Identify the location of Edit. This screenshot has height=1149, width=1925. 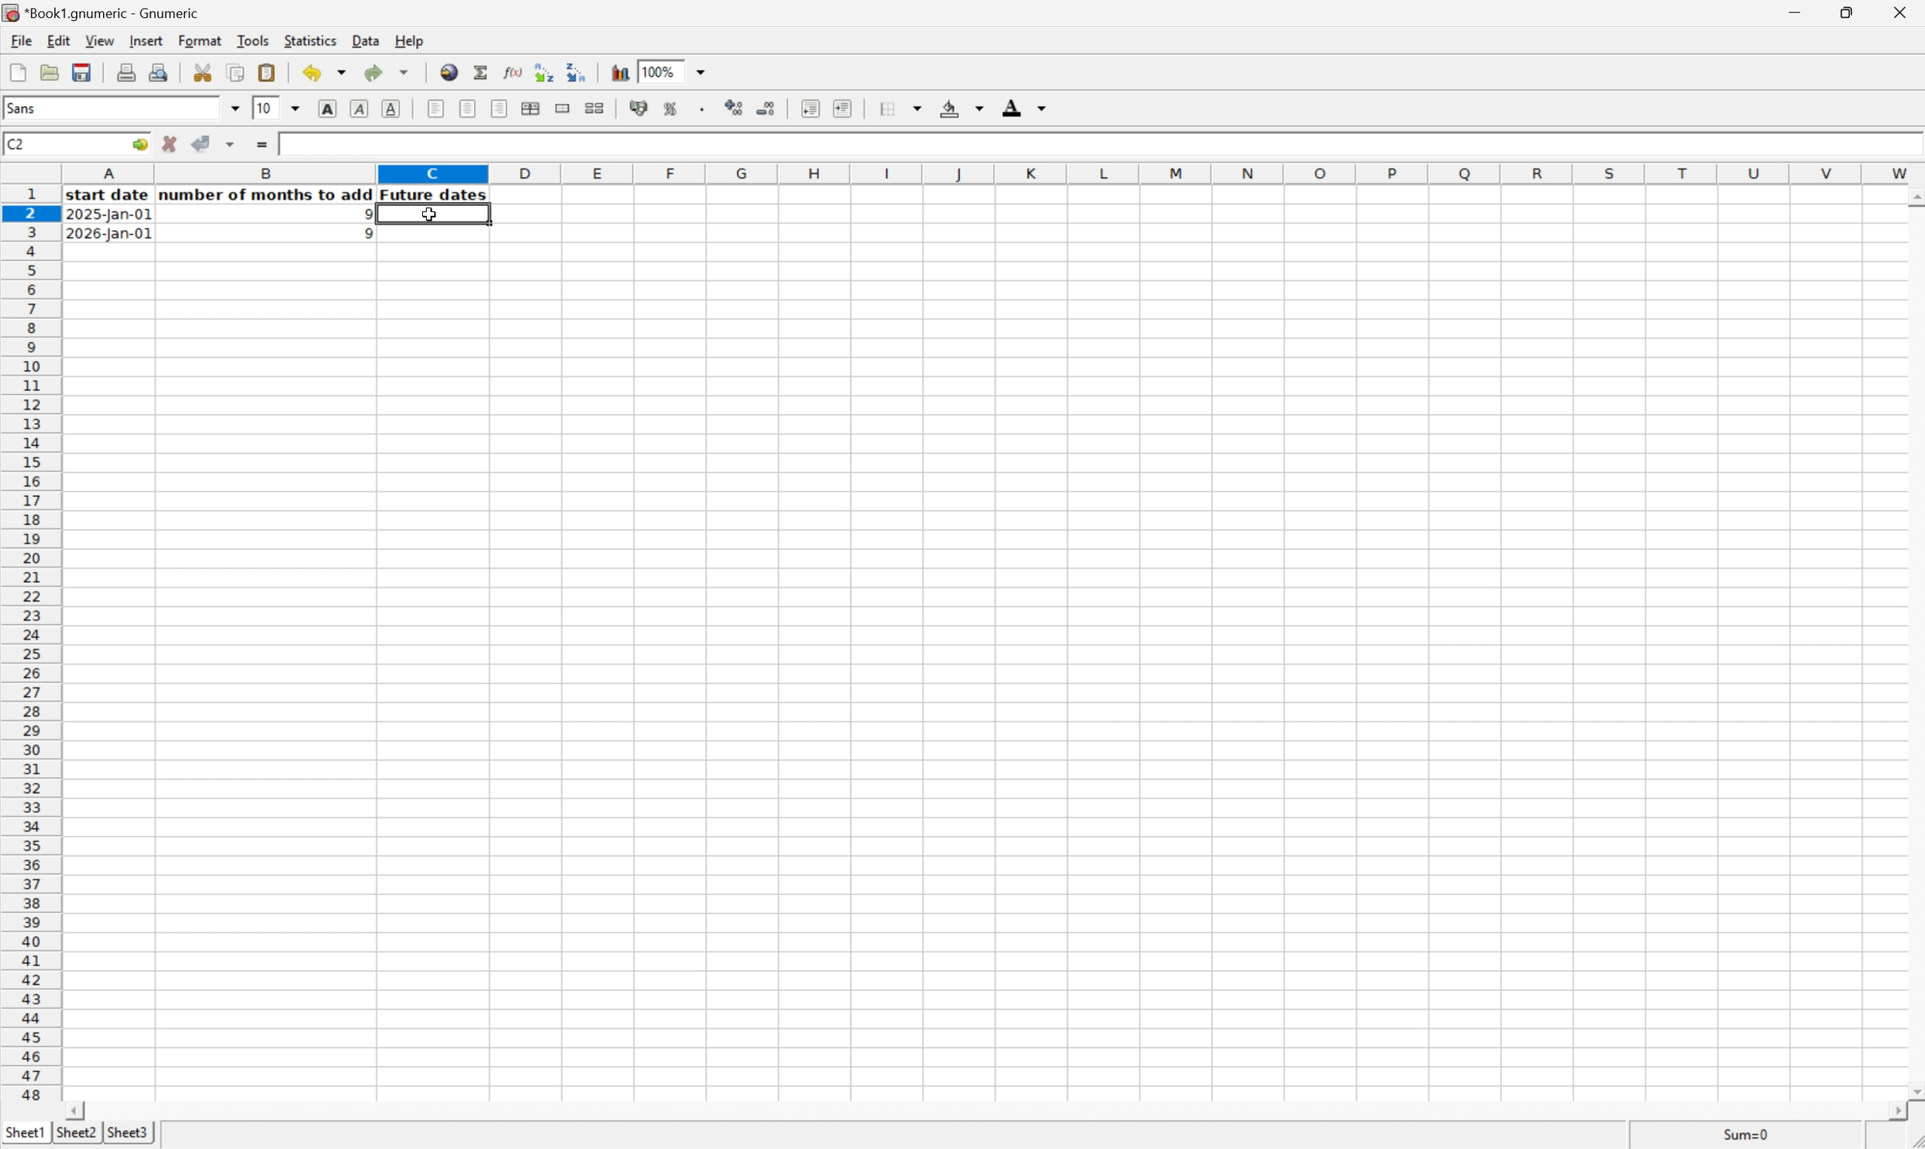
(59, 39).